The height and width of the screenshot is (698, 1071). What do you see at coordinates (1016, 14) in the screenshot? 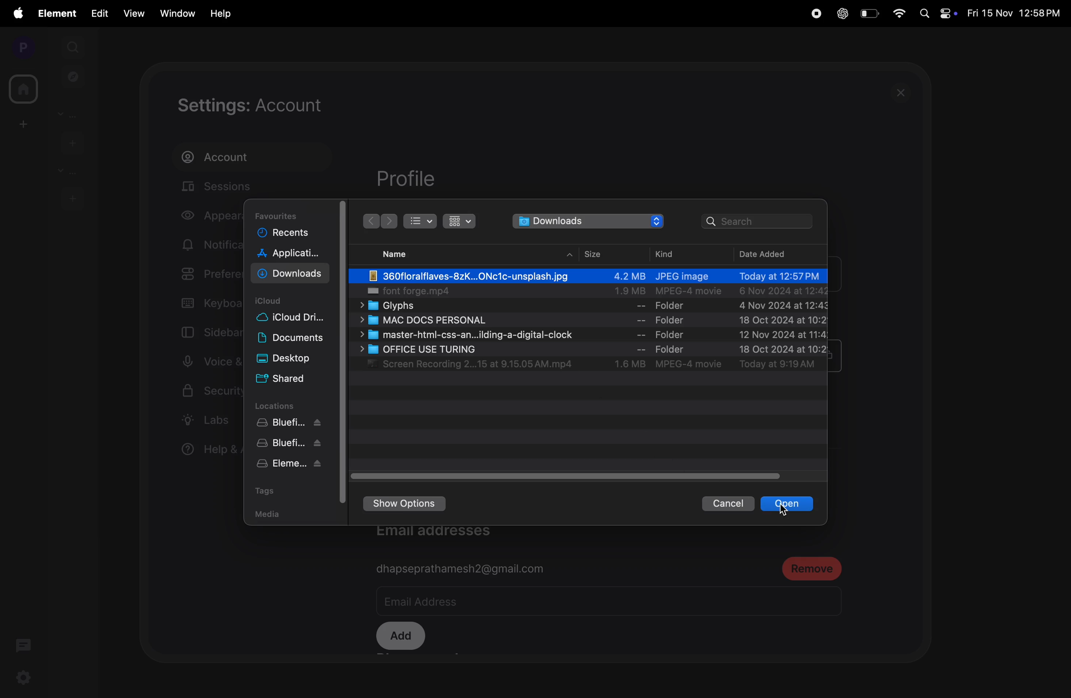
I see `date and time` at bounding box center [1016, 14].